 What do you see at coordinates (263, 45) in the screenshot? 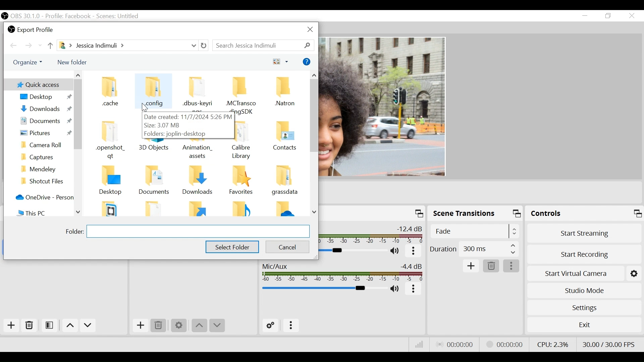
I see `Search` at bounding box center [263, 45].